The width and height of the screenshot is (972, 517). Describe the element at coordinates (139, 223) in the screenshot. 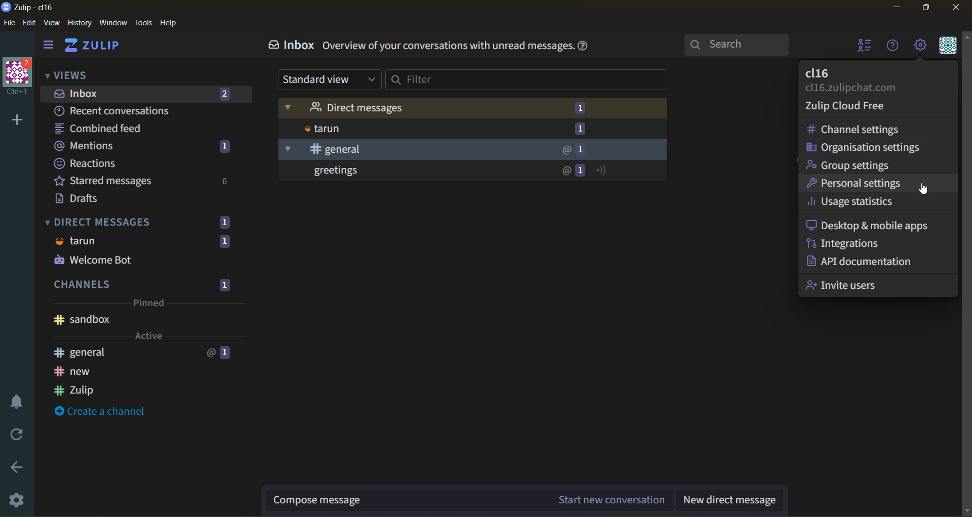

I see `direct messages` at that location.